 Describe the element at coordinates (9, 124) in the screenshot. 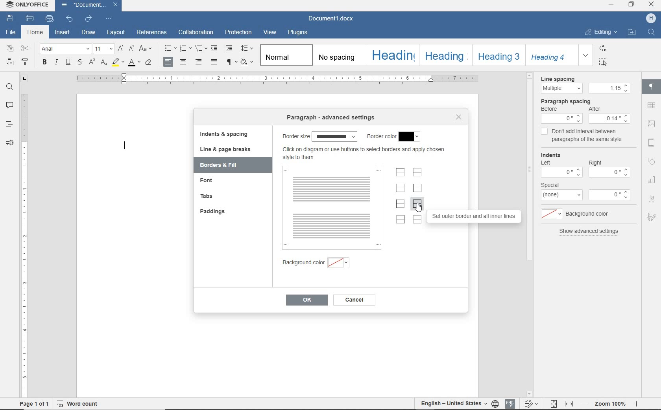

I see `headings` at that location.